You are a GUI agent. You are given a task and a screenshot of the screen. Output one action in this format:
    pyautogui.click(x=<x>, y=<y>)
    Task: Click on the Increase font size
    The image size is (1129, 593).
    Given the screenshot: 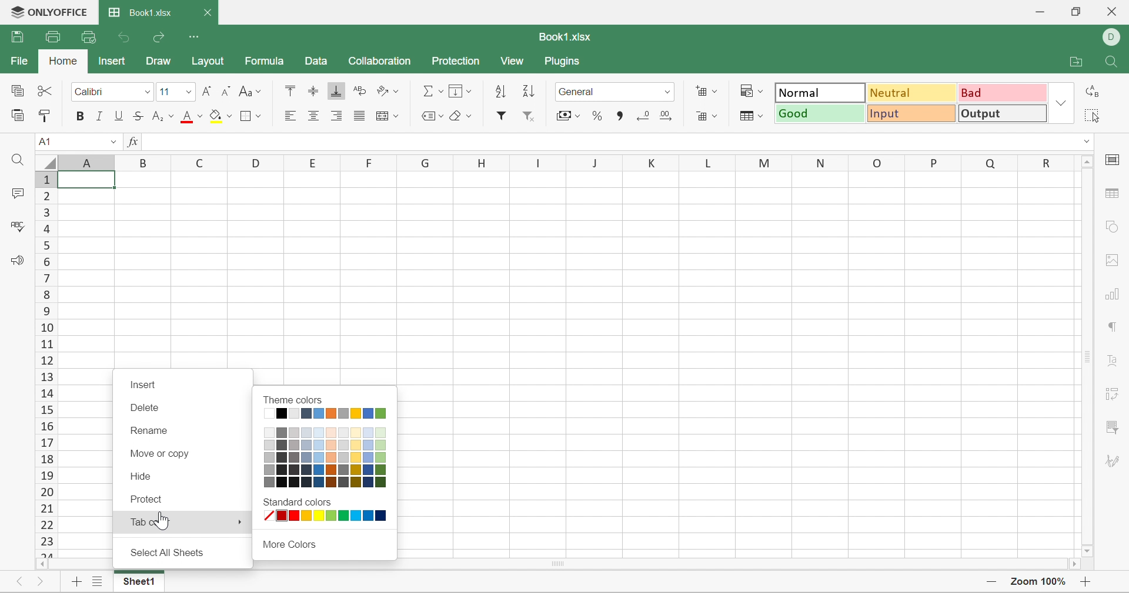 What is the action you would take?
    pyautogui.click(x=208, y=92)
    